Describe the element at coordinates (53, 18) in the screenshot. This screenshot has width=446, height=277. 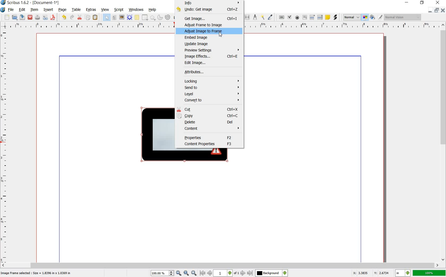
I see `save as pdf` at that location.